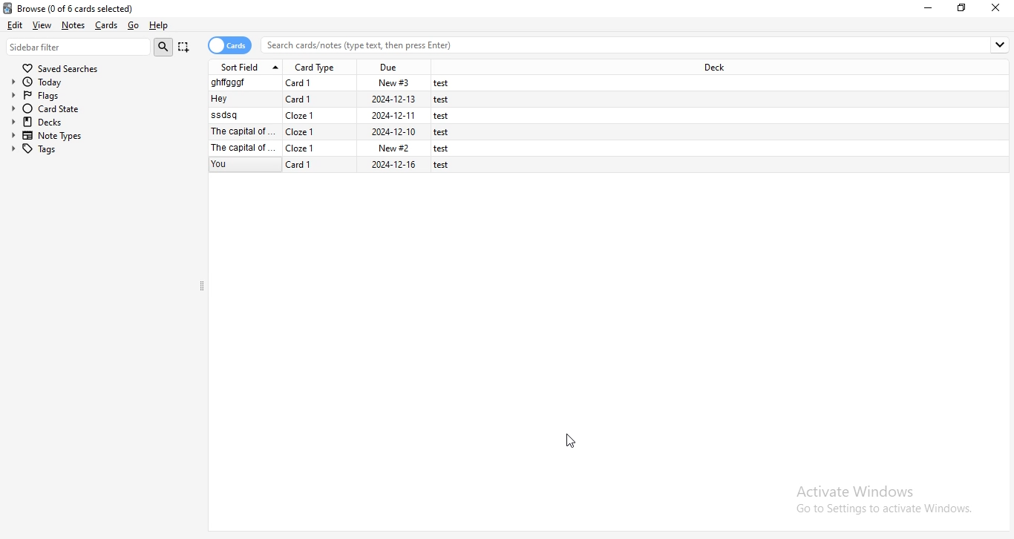 The width and height of the screenshot is (1014, 539). What do you see at coordinates (79, 47) in the screenshot?
I see `sidebar filter` at bounding box center [79, 47].